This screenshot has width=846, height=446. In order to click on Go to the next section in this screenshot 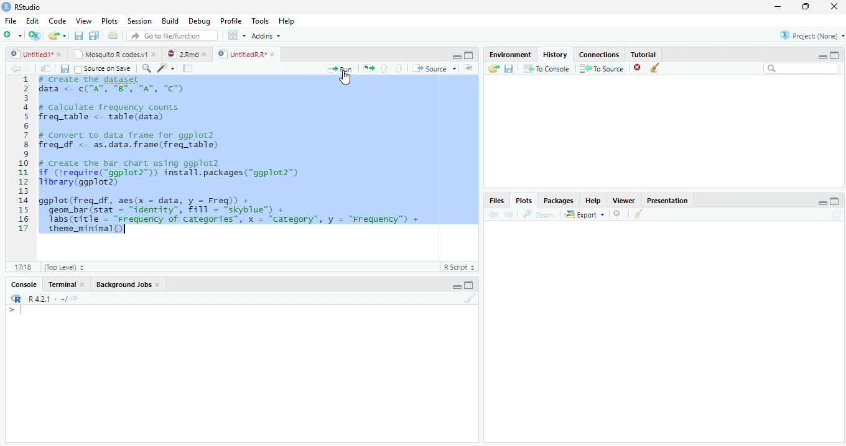, I will do `click(399, 68)`.